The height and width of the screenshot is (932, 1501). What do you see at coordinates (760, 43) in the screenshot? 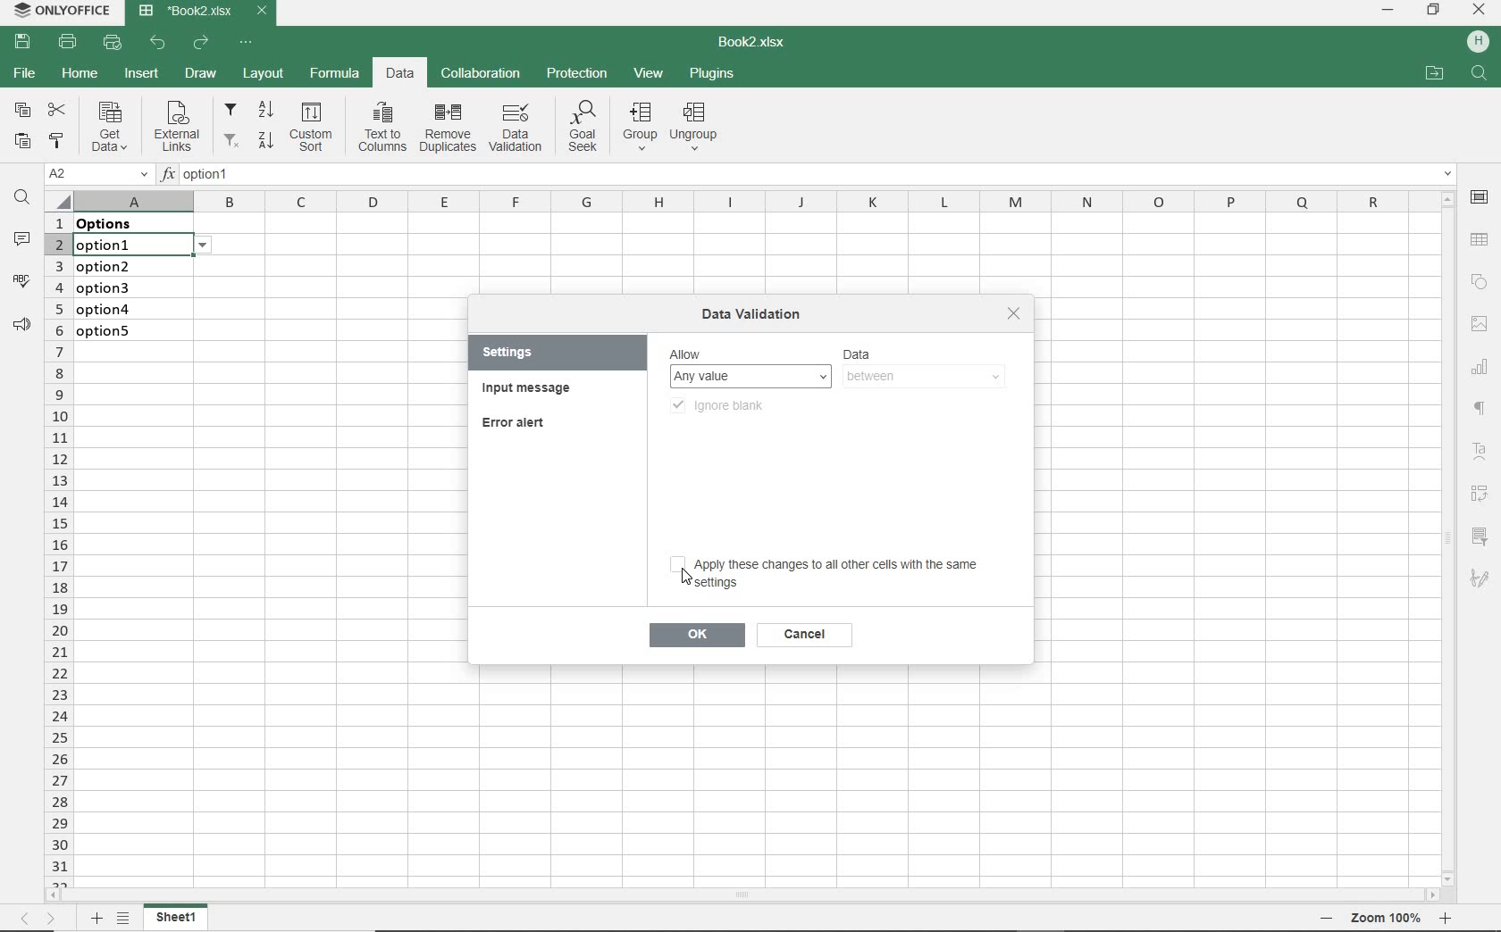
I see `DOCUMENT NAME` at bounding box center [760, 43].